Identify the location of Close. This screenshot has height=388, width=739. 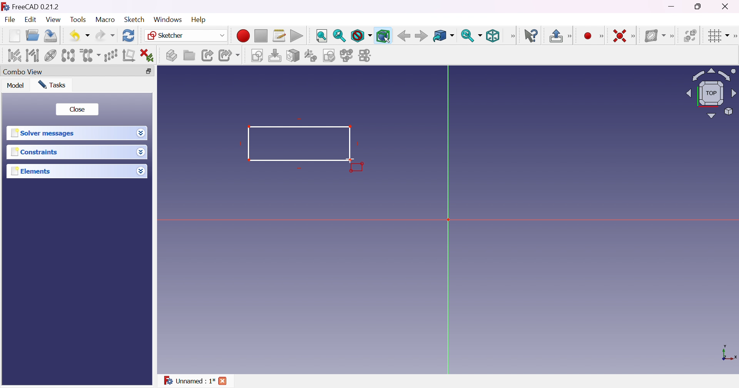
(77, 110).